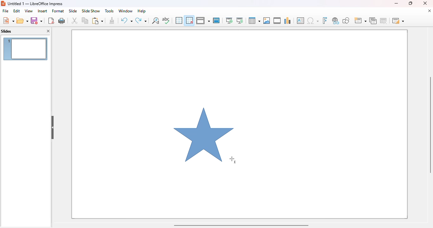  What do you see at coordinates (385, 21) in the screenshot?
I see `delete slide` at bounding box center [385, 21].